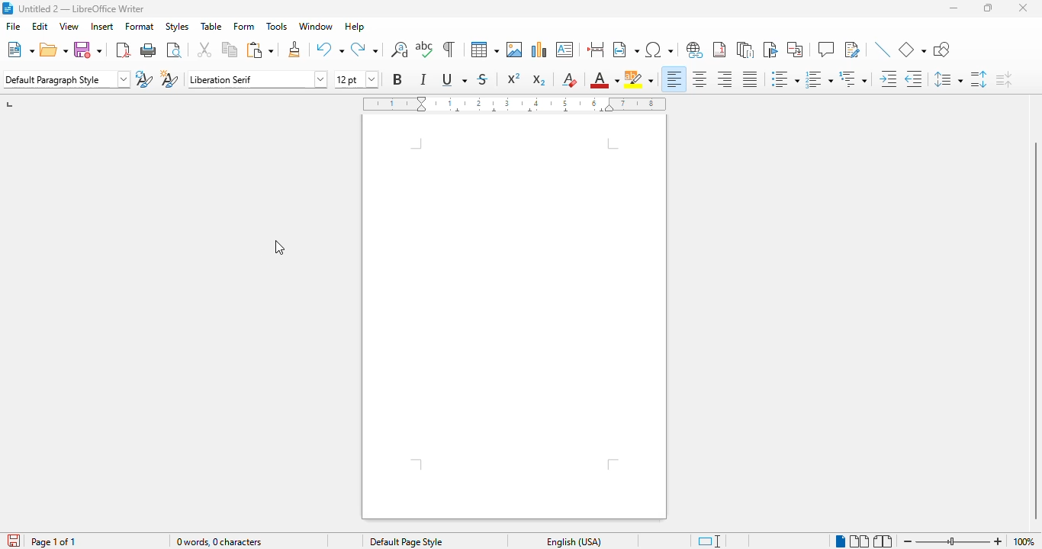 This screenshot has height=549, width=1042. I want to click on export directly as PDF, so click(124, 50).